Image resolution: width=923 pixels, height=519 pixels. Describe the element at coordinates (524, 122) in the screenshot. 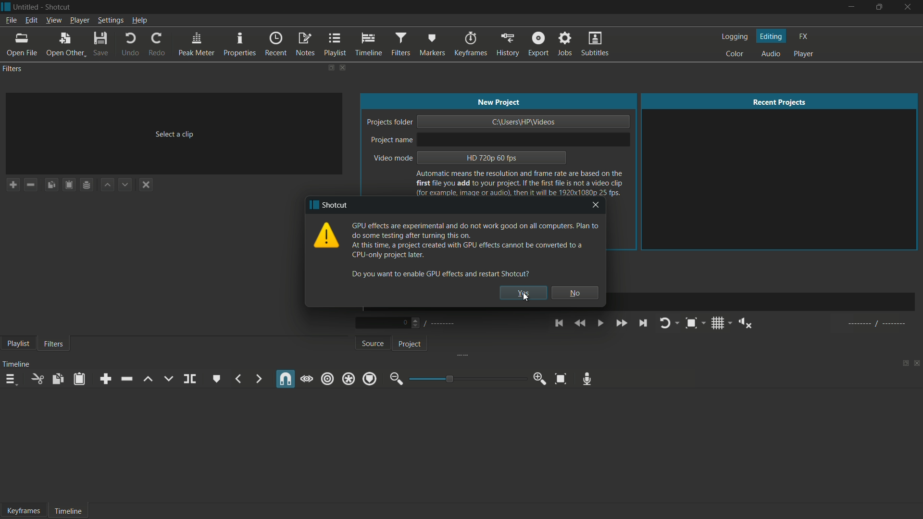

I see `project location` at that location.